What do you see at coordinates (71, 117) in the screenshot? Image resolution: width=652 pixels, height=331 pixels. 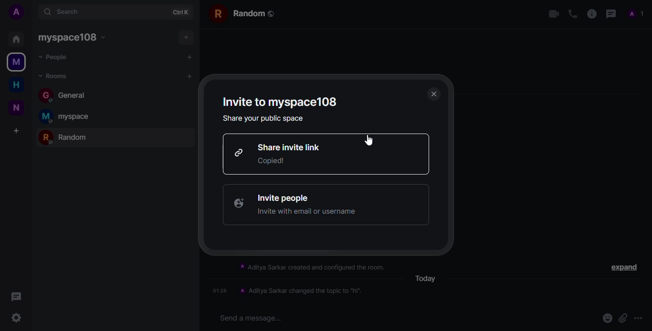 I see `myspace` at bounding box center [71, 117].